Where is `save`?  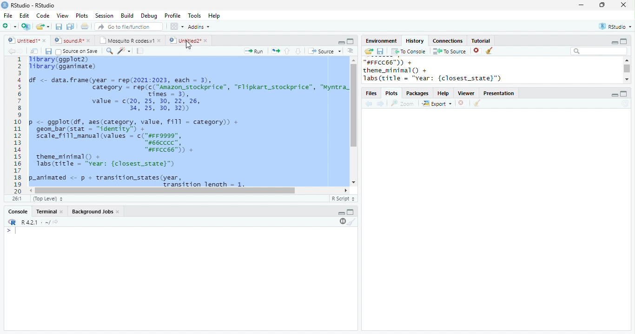
save is located at coordinates (59, 26).